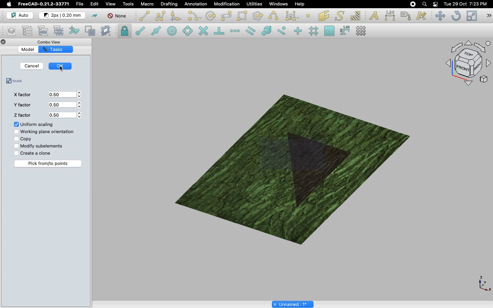  I want to click on Snap endpoint, so click(139, 30).